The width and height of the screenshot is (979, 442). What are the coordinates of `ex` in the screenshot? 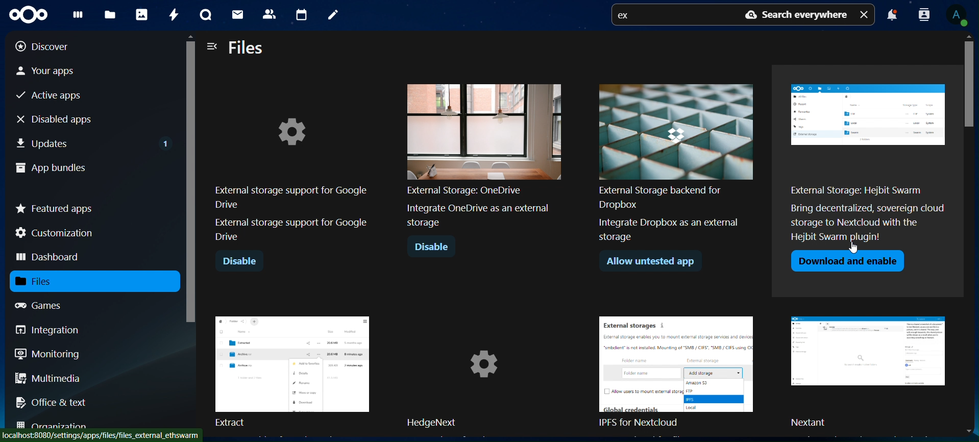 It's located at (627, 16).